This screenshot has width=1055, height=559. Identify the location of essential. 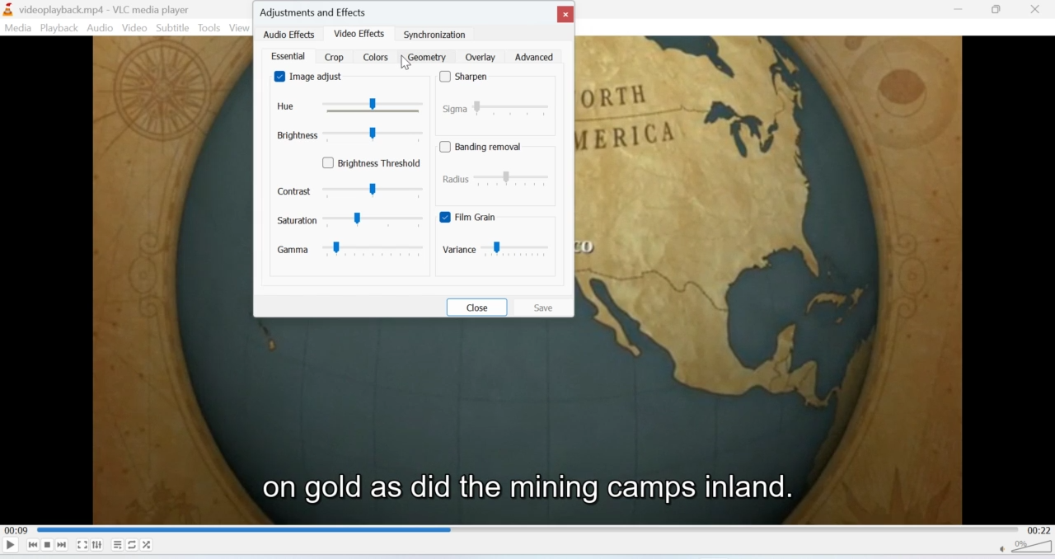
(285, 58).